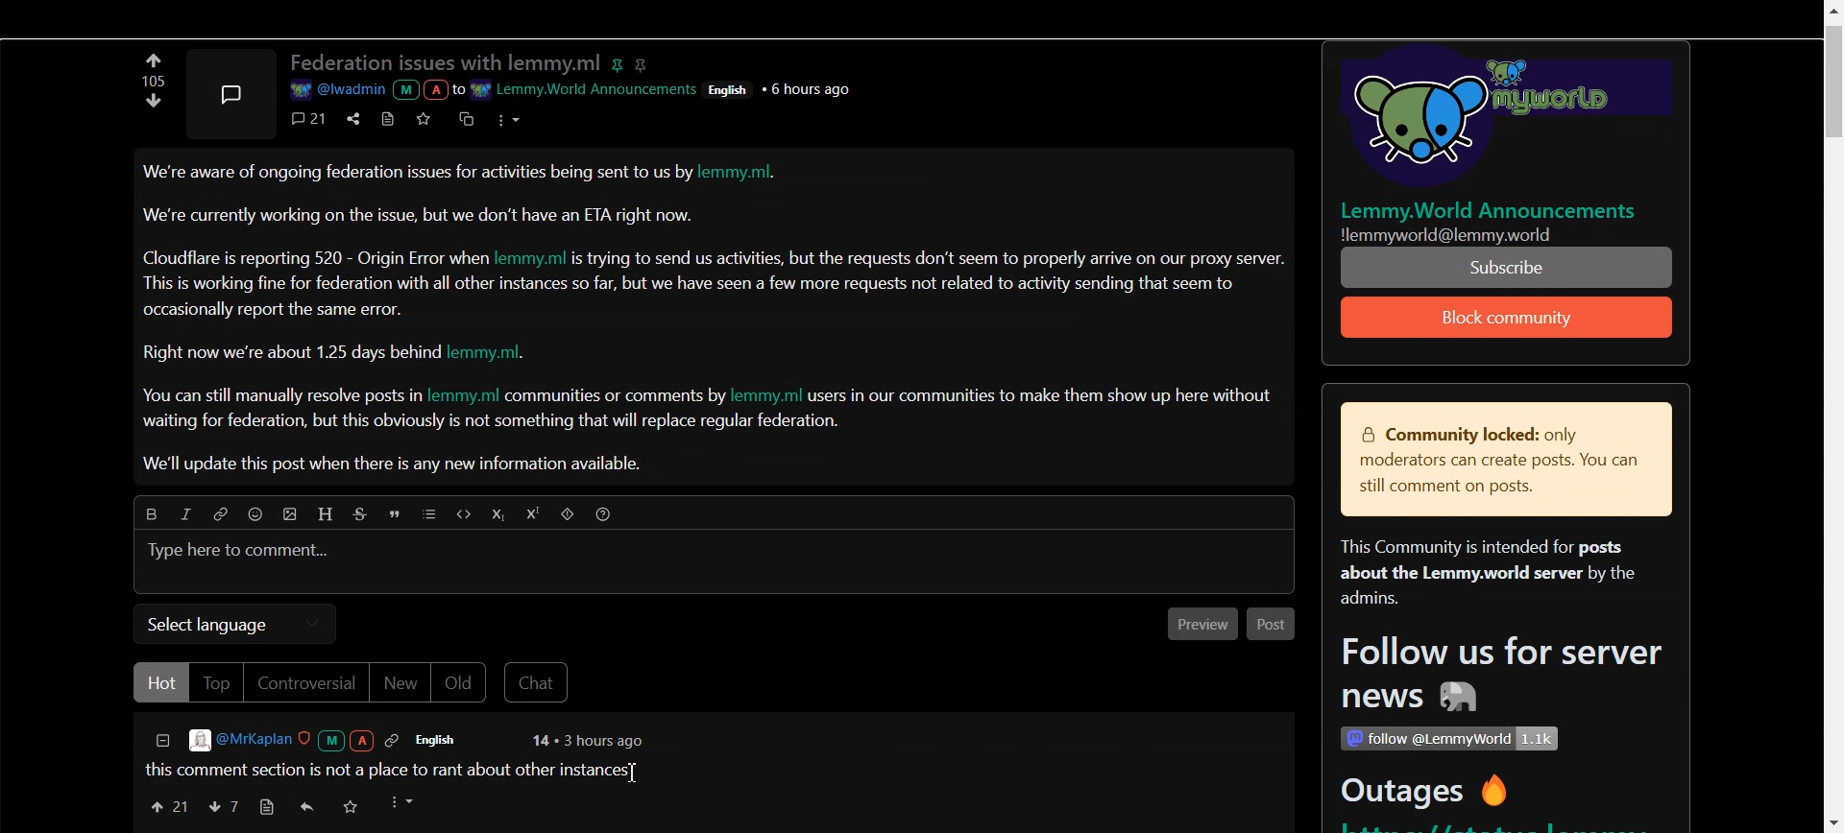 Image resolution: width=1844 pixels, height=833 pixels. Describe the element at coordinates (1508, 318) in the screenshot. I see `Subscribe` at that location.